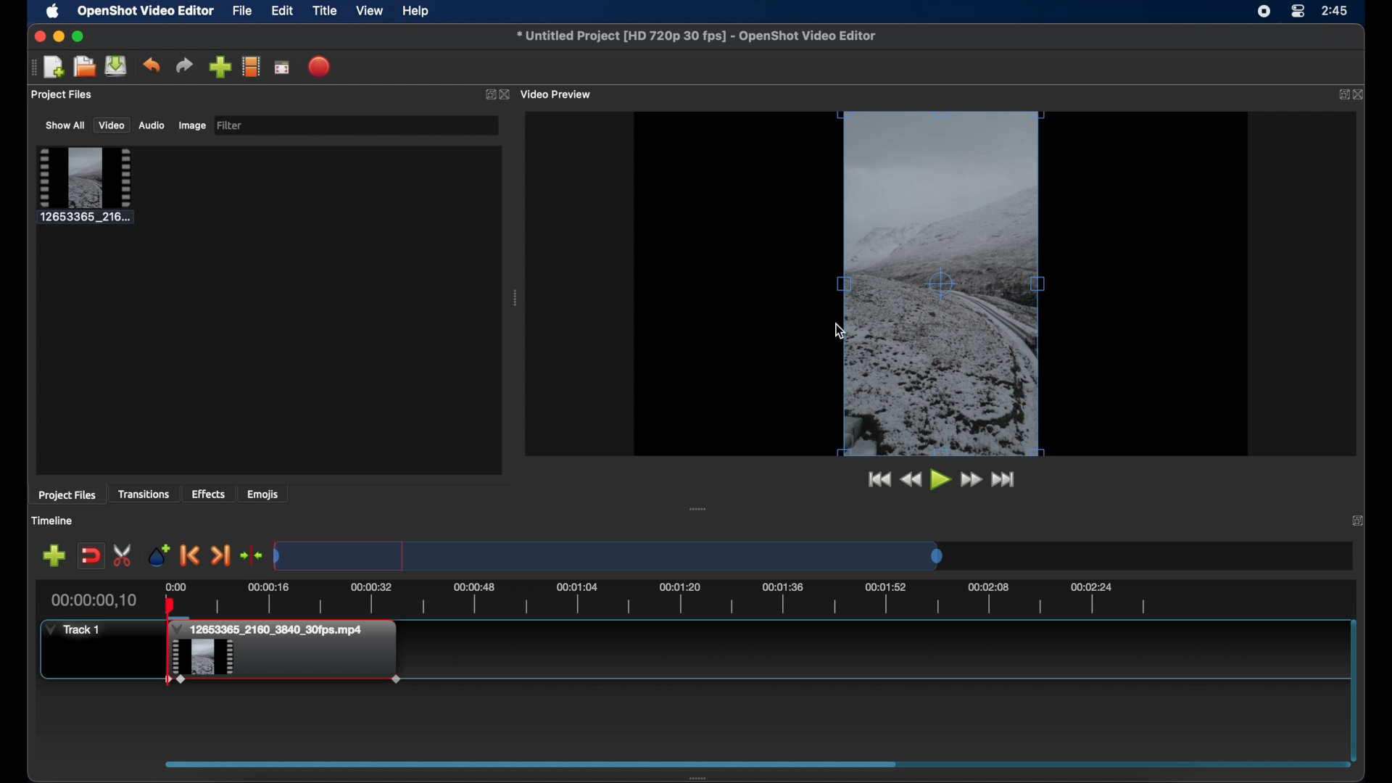 The height and width of the screenshot is (783, 1392). Describe the element at coordinates (191, 125) in the screenshot. I see `image` at that location.